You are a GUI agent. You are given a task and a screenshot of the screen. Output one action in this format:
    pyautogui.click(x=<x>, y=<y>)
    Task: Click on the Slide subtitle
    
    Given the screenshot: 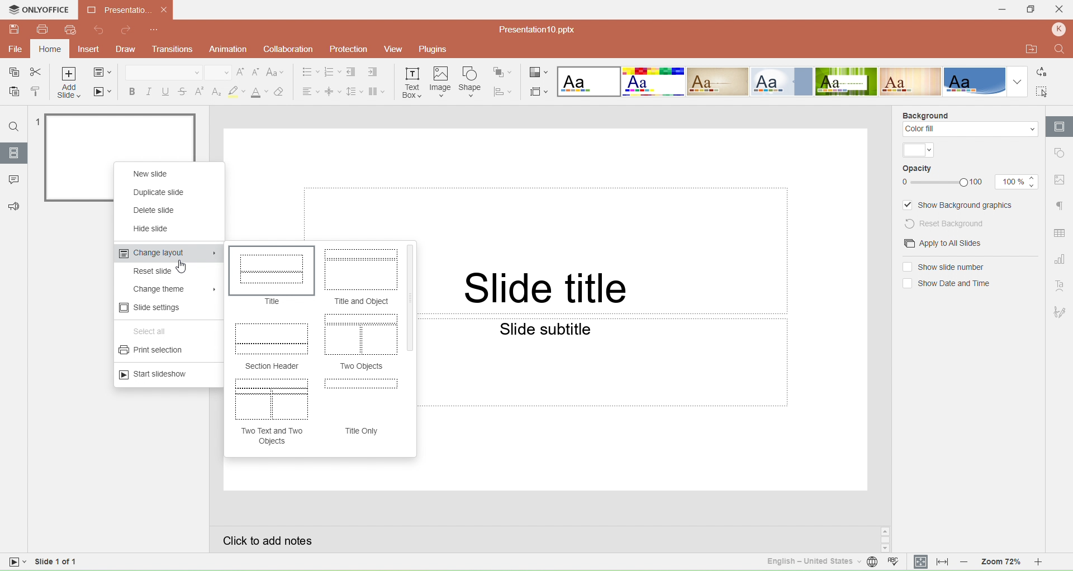 What is the action you would take?
    pyautogui.click(x=569, y=331)
    